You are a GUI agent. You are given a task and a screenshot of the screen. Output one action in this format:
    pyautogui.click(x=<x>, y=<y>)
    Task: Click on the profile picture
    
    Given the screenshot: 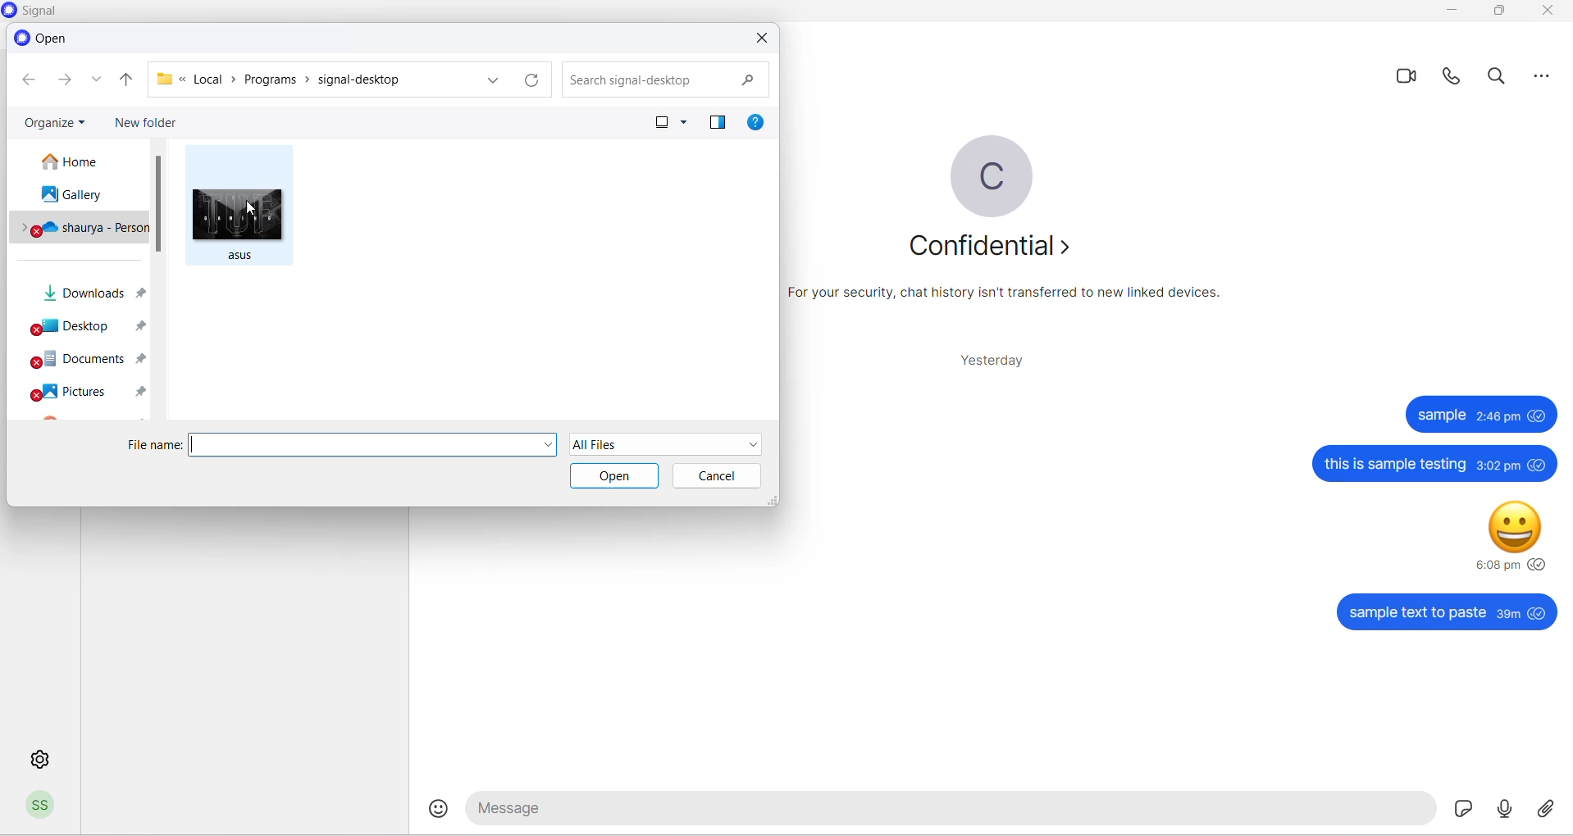 What is the action you would take?
    pyautogui.click(x=992, y=175)
    